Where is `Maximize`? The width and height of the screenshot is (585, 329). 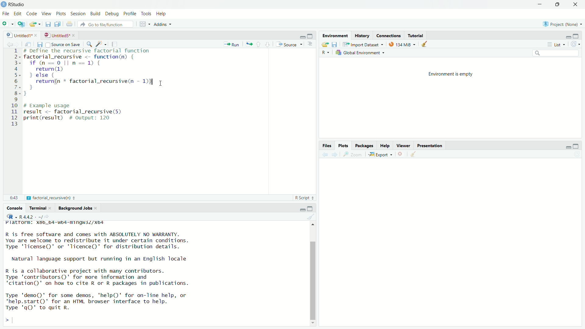 Maximize is located at coordinates (577, 36).